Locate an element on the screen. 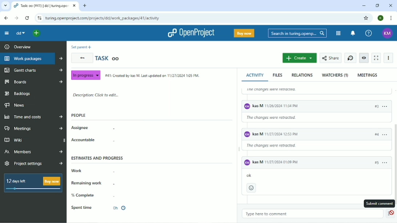  options is located at coordinates (386, 134).